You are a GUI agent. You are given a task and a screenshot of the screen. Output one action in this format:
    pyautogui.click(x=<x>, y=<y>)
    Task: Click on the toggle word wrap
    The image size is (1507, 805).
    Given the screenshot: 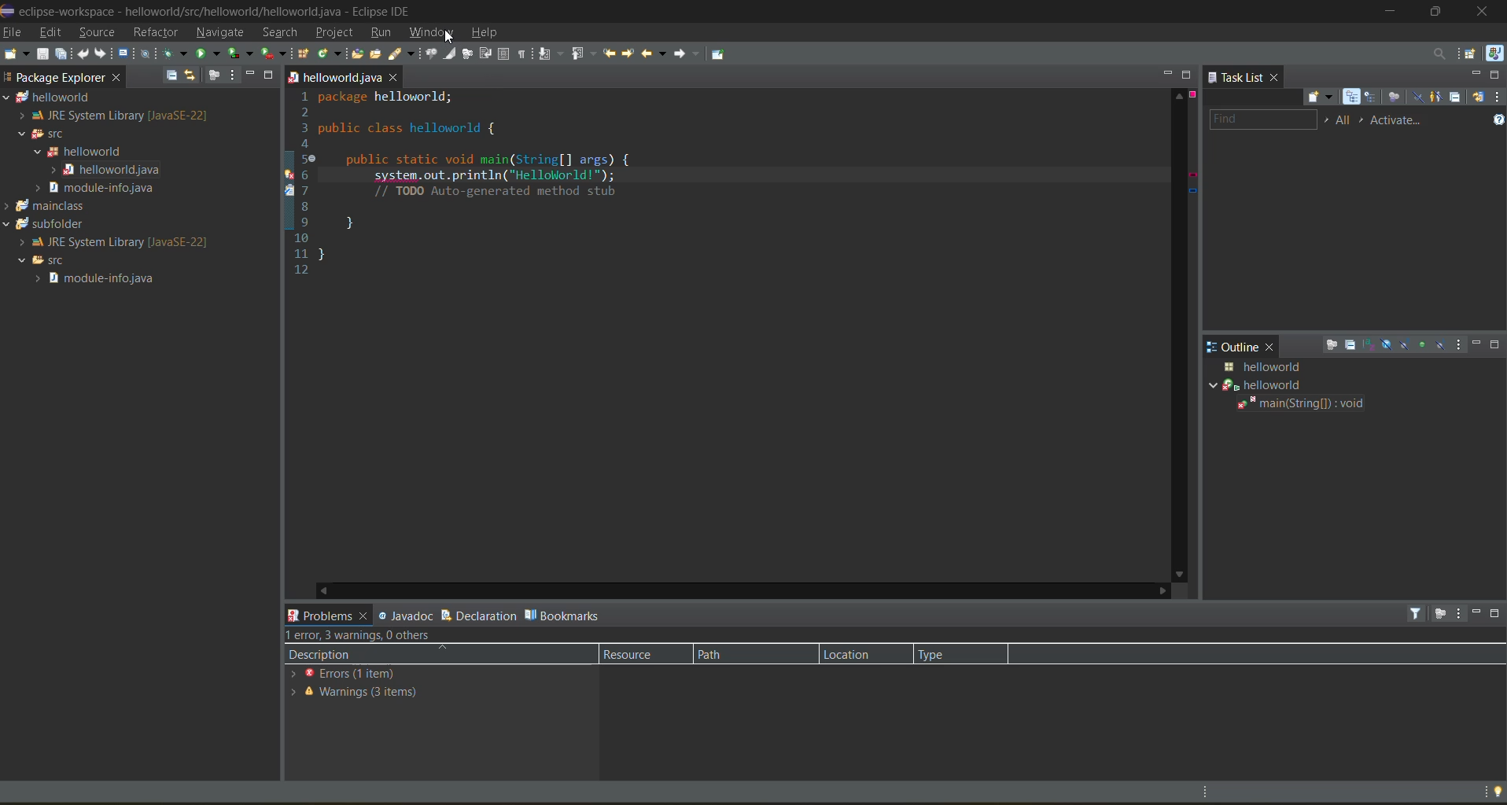 What is the action you would take?
    pyautogui.click(x=483, y=53)
    